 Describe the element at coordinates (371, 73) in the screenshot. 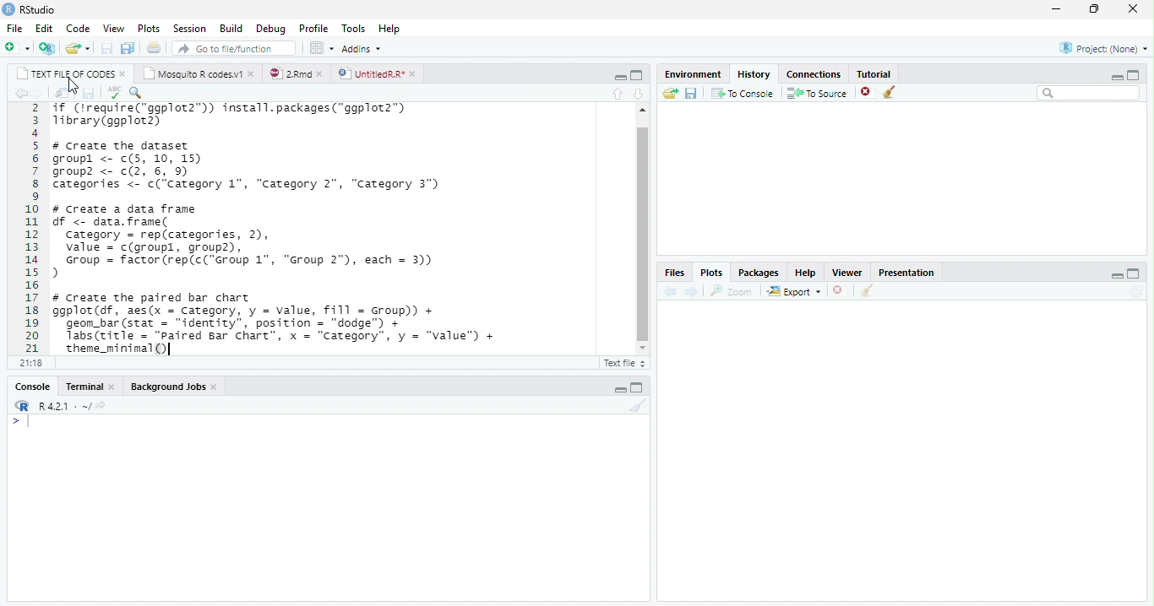

I see `UntitledR.R*` at that location.